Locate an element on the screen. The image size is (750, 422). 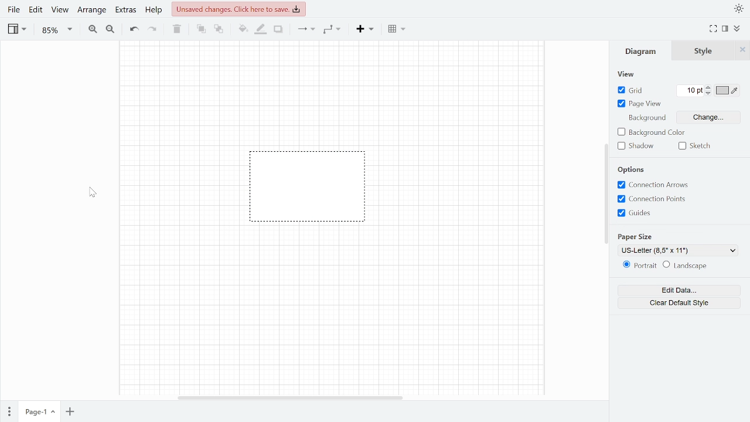
Arrange is located at coordinates (90, 11).